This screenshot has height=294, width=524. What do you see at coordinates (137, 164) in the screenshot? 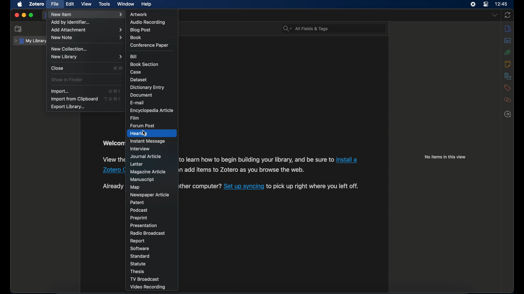
I see `letter` at bounding box center [137, 164].